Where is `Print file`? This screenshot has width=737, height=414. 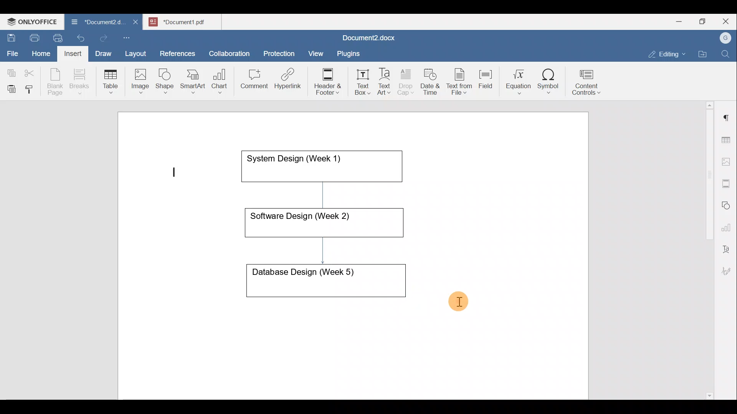
Print file is located at coordinates (33, 36).